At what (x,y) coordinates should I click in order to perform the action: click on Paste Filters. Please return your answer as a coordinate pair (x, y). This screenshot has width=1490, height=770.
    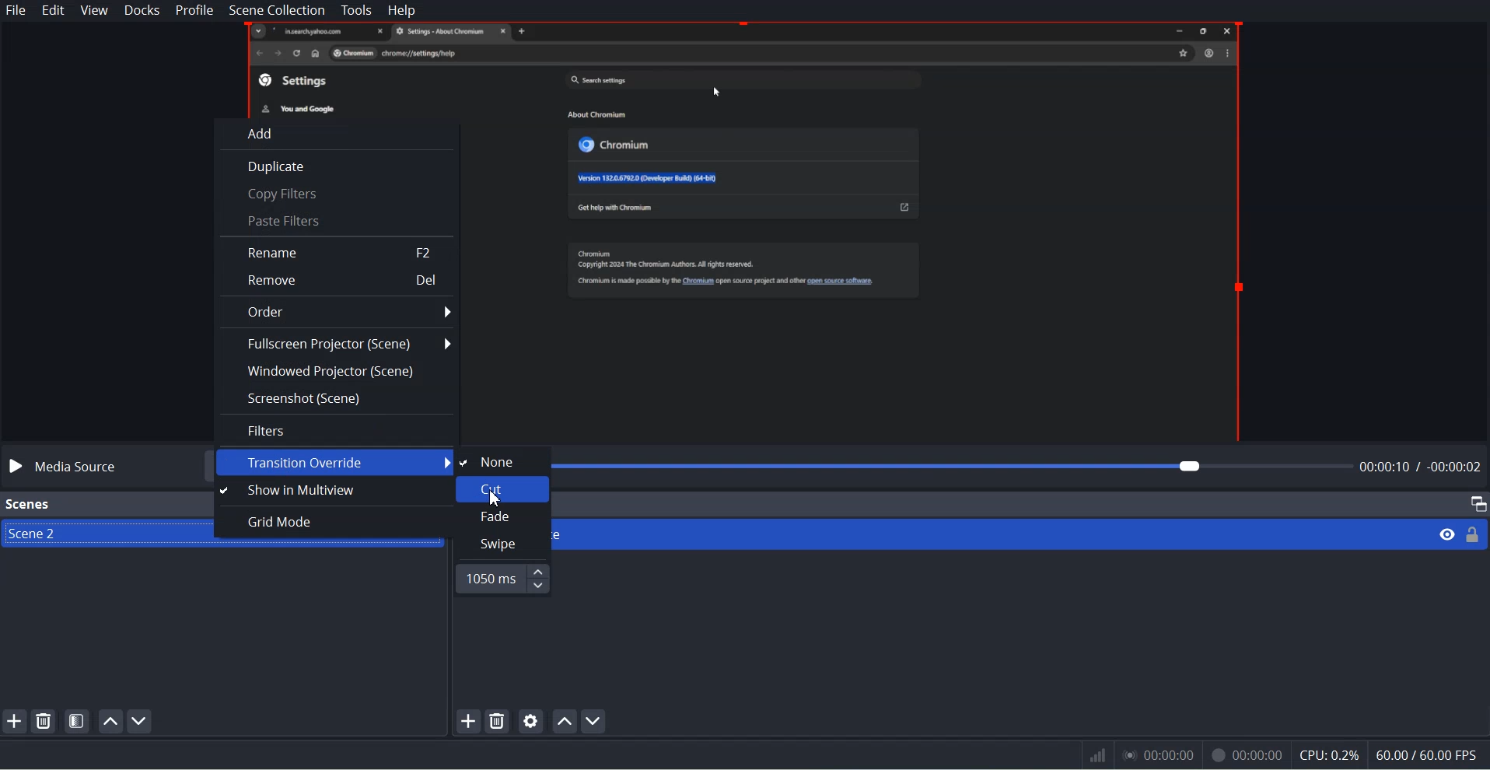
    Looking at the image, I should click on (334, 221).